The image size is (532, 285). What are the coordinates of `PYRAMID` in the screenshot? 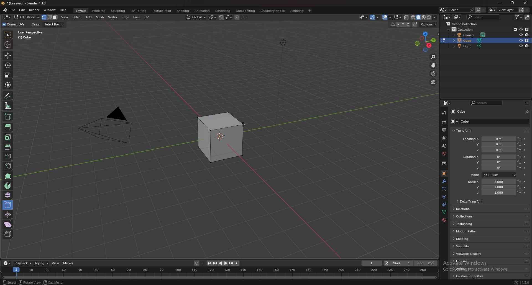 It's located at (110, 126).